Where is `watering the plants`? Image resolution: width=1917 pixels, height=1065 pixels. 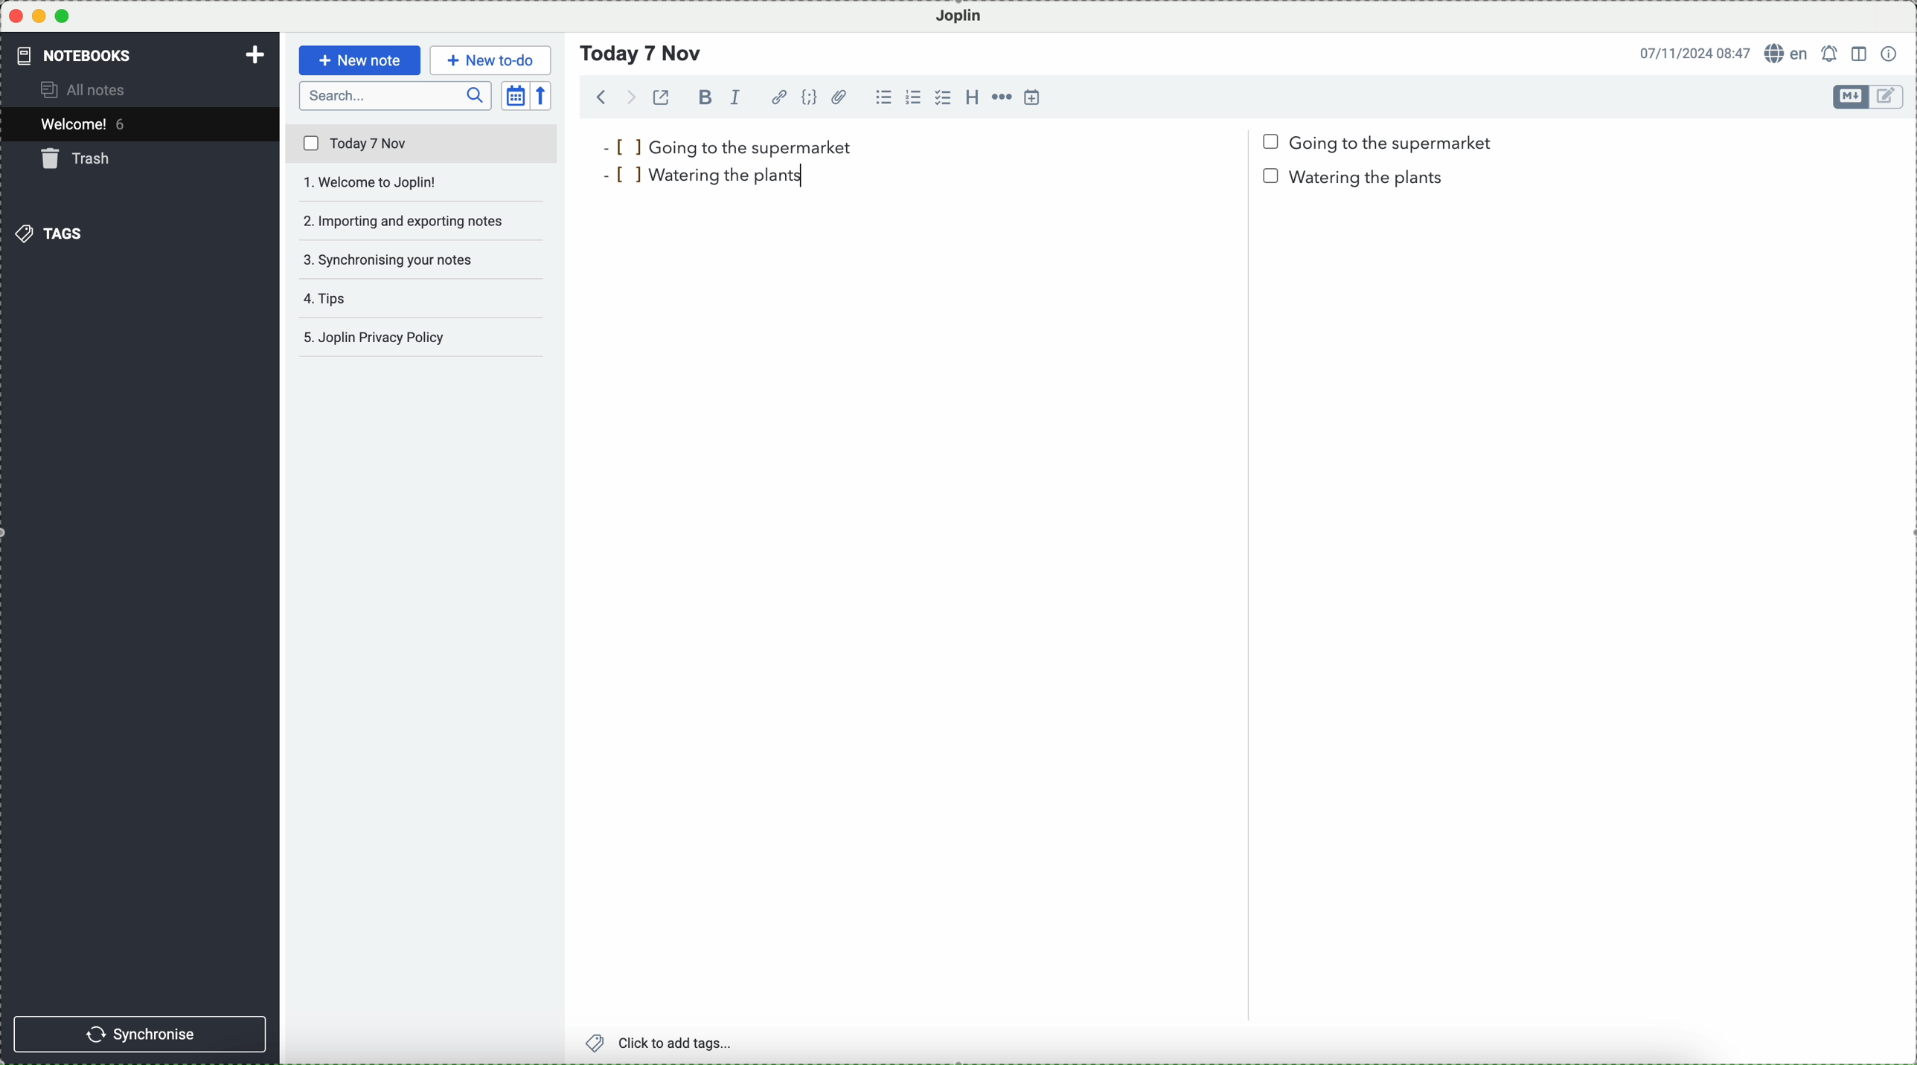 watering the plants is located at coordinates (713, 175).